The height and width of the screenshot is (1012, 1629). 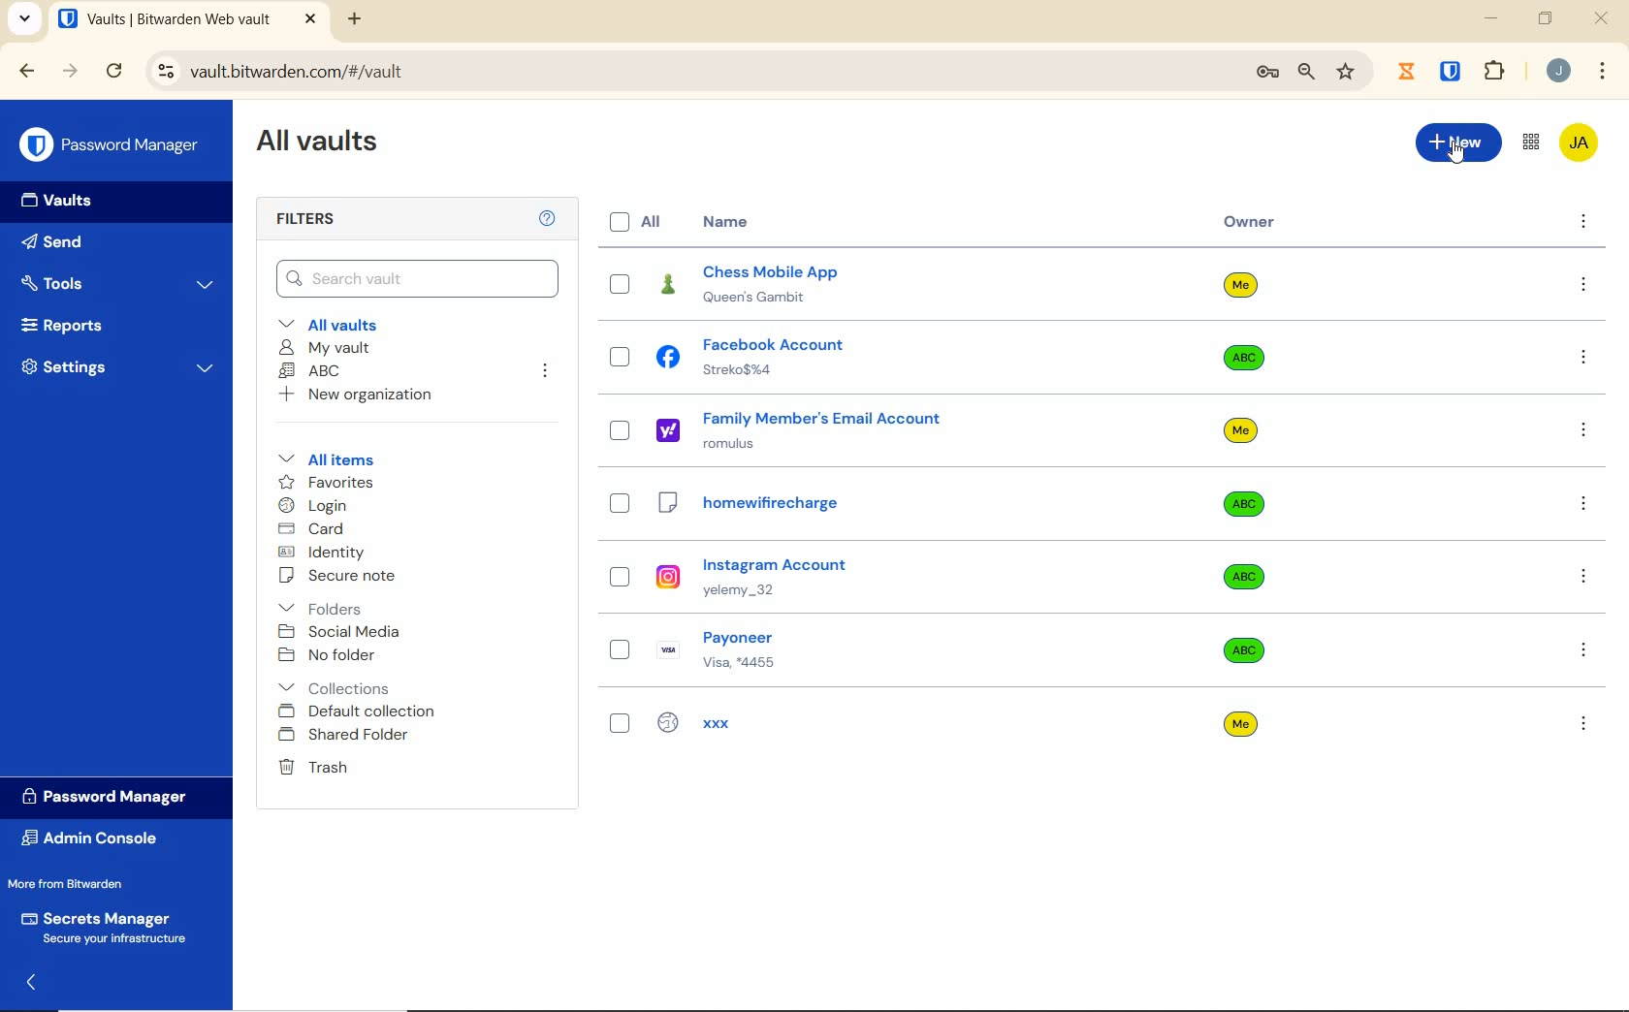 What do you see at coordinates (111, 796) in the screenshot?
I see `Password Manager` at bounding box center [111, 796].